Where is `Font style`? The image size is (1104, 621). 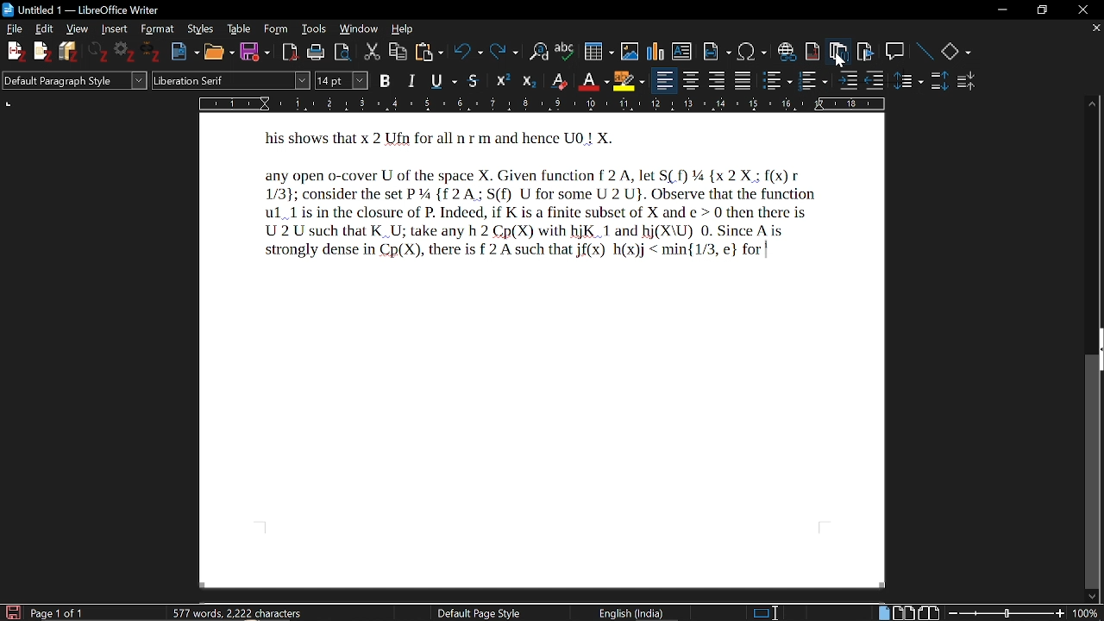
Font style is located at coordinates (231, 81).